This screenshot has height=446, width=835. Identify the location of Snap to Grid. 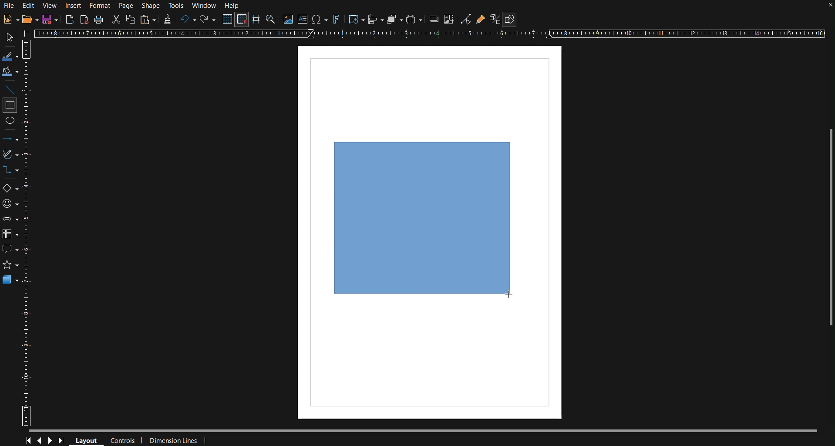
(241, 19).